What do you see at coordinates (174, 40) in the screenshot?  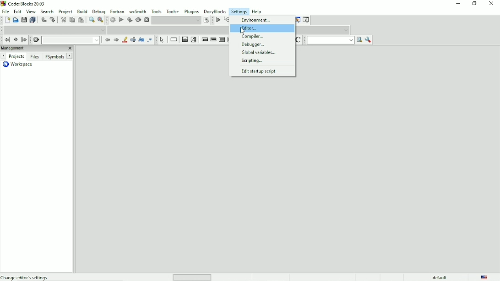 I see `Instruction` at bounding box center [174, 40].